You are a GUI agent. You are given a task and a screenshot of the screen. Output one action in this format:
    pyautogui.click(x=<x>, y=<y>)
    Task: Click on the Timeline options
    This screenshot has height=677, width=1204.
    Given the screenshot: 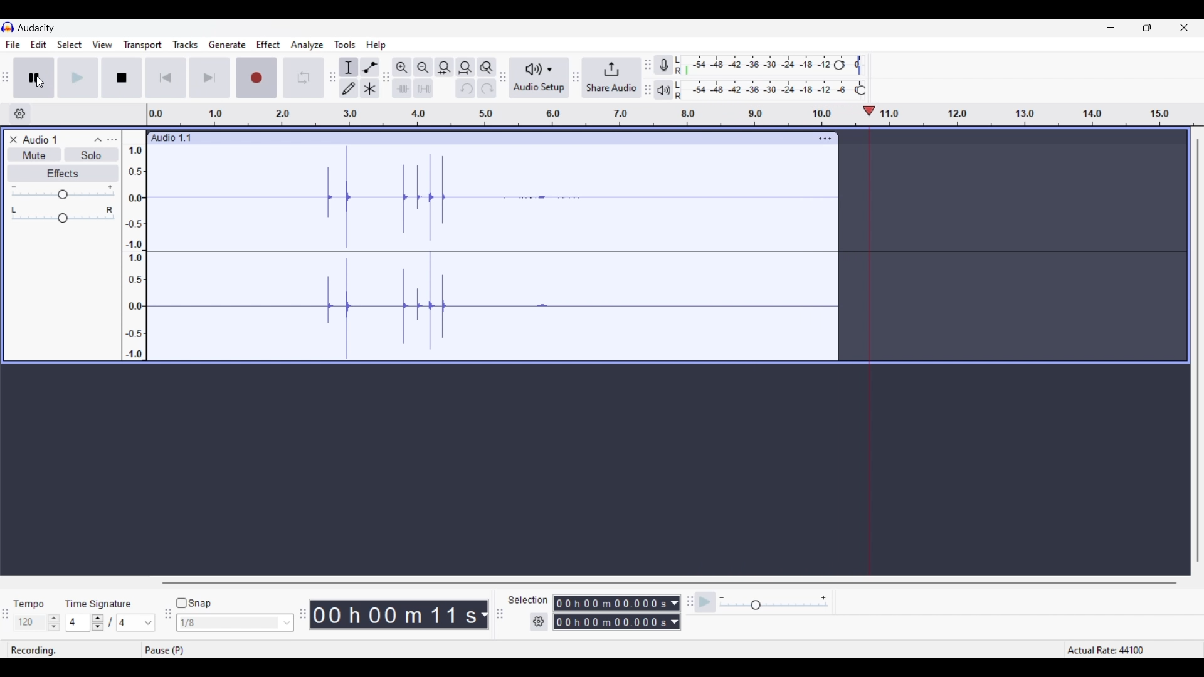 What is the action you would take?
    pyautogui.click(x=19, y=114)
    